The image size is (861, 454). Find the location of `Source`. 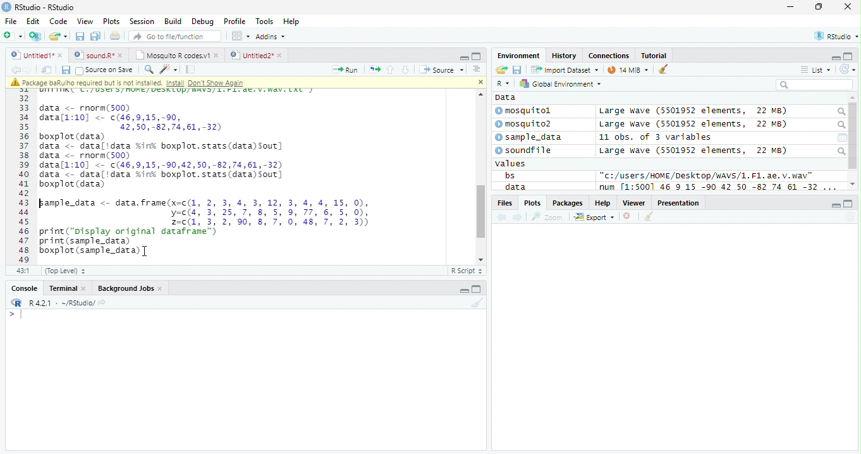

Source is located at coordinates (443, 69).